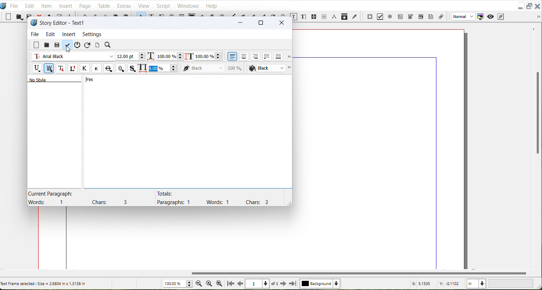 The image size is (542, 290). I want to click on Vertical scroll bar, so click(265, 273).